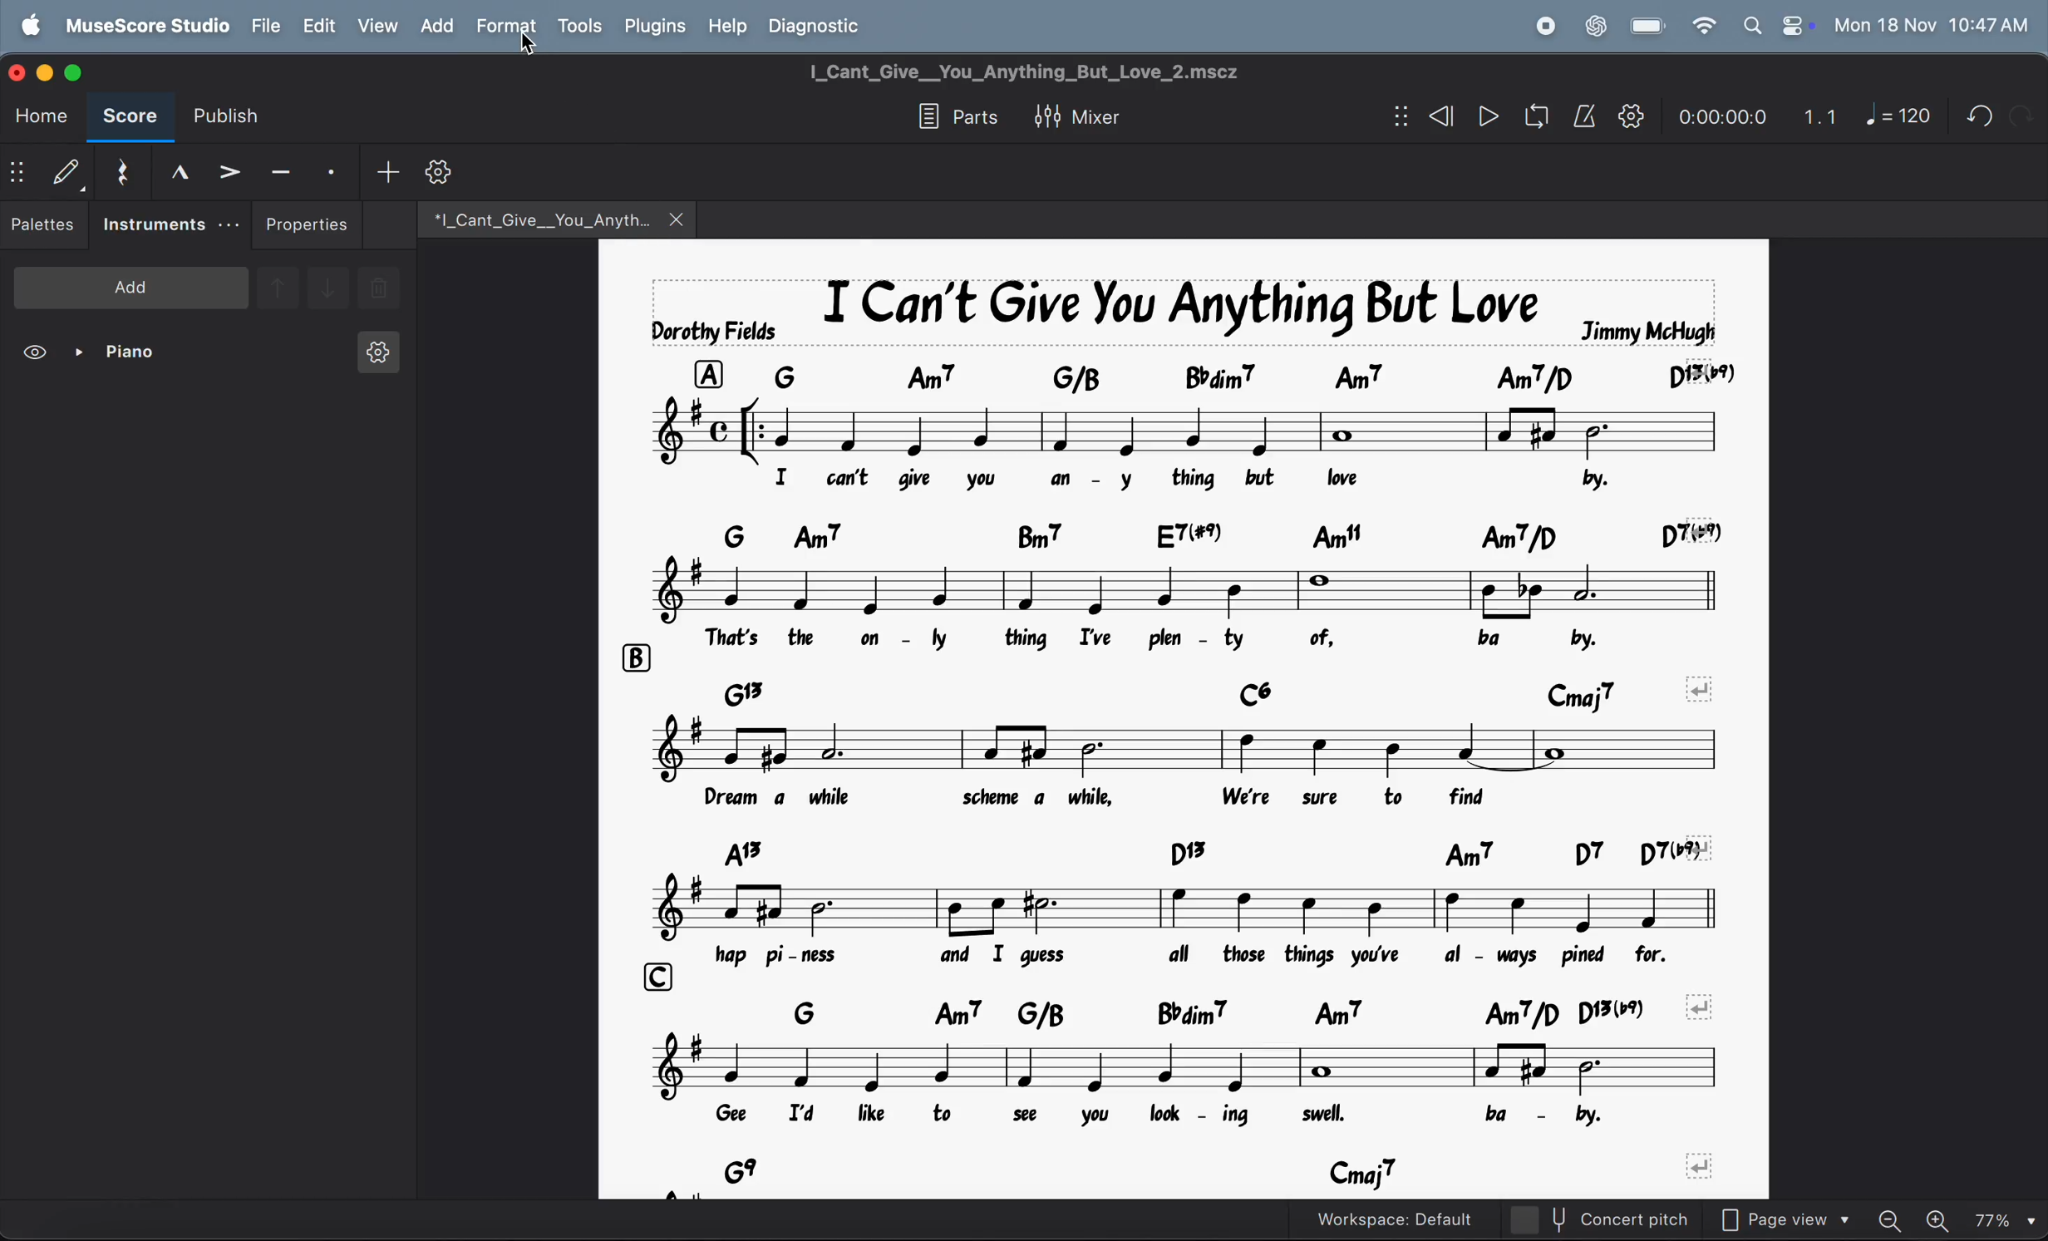  I want to click on loop playback, so click(1513, 119).